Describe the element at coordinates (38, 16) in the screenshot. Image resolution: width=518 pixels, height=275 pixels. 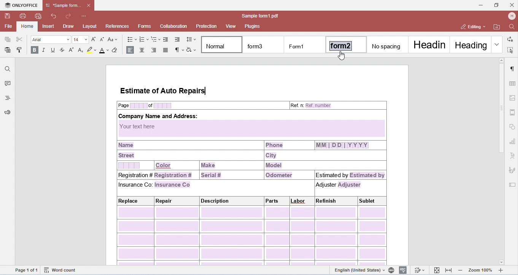
I see `print preview` at that location.